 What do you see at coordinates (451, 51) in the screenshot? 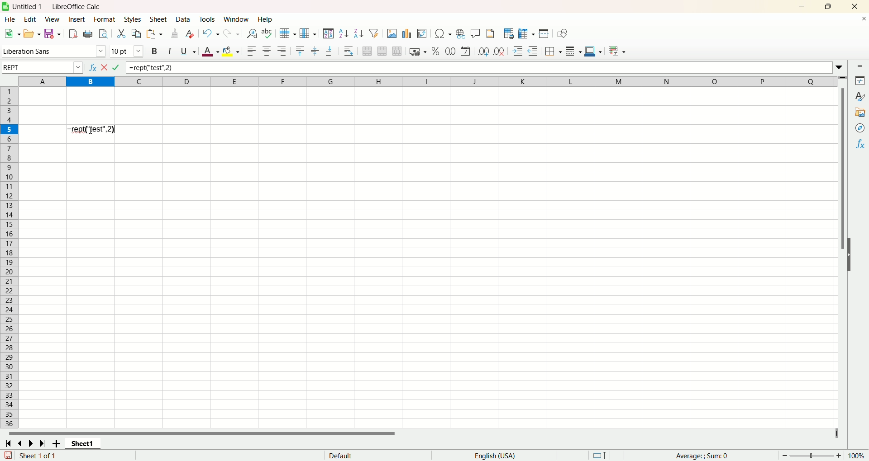
I see `format as number` at bounding box center [451, 51].